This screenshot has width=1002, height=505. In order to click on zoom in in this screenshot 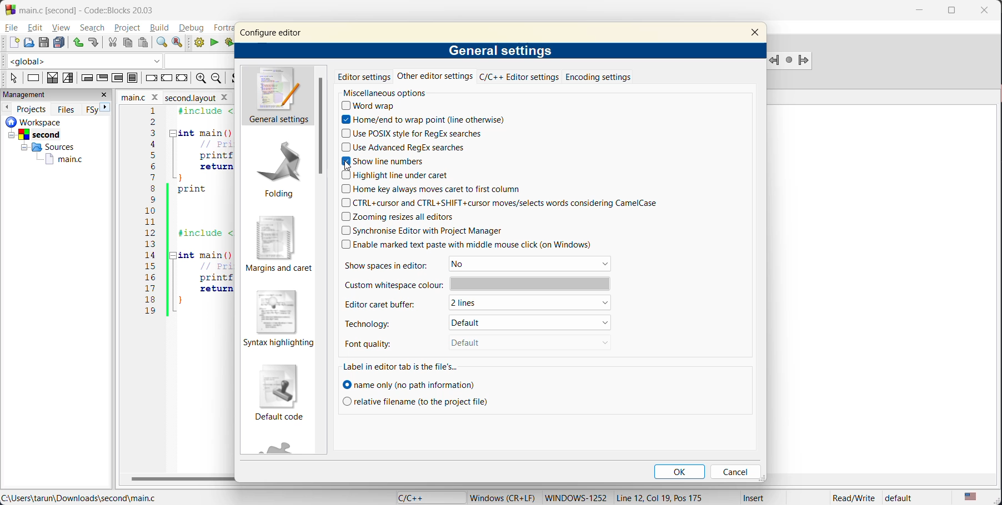, I will do `click(201, 79)`.